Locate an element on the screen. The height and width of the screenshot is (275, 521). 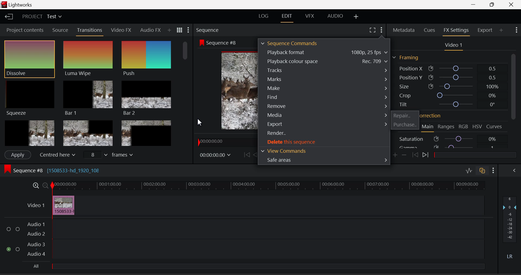
Full Screen is located at coordinates (372, 30).